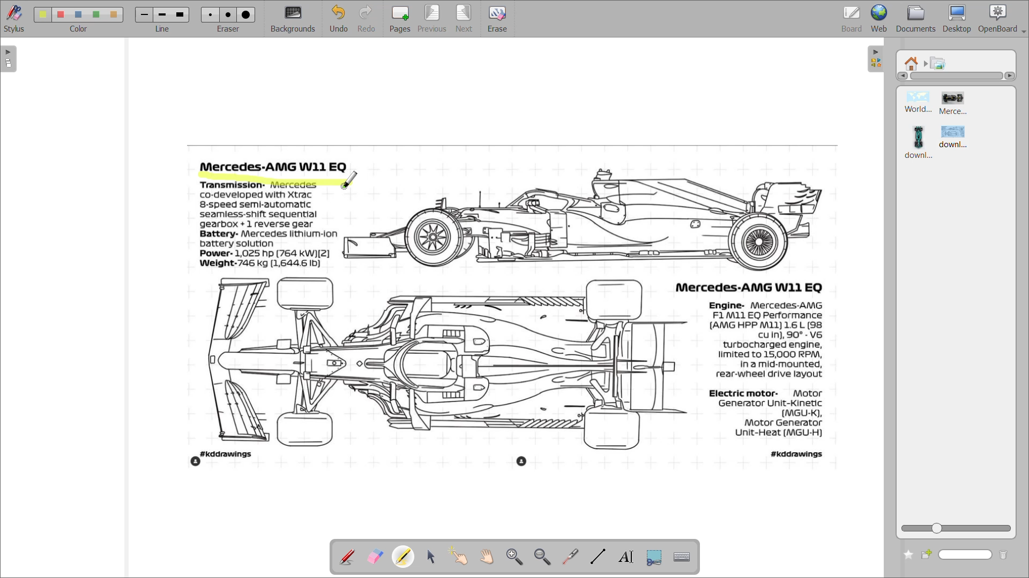  What do you see at coordinates (163, 16) in the screenshot?
I see `line 2` at bounding box center [163, 16].